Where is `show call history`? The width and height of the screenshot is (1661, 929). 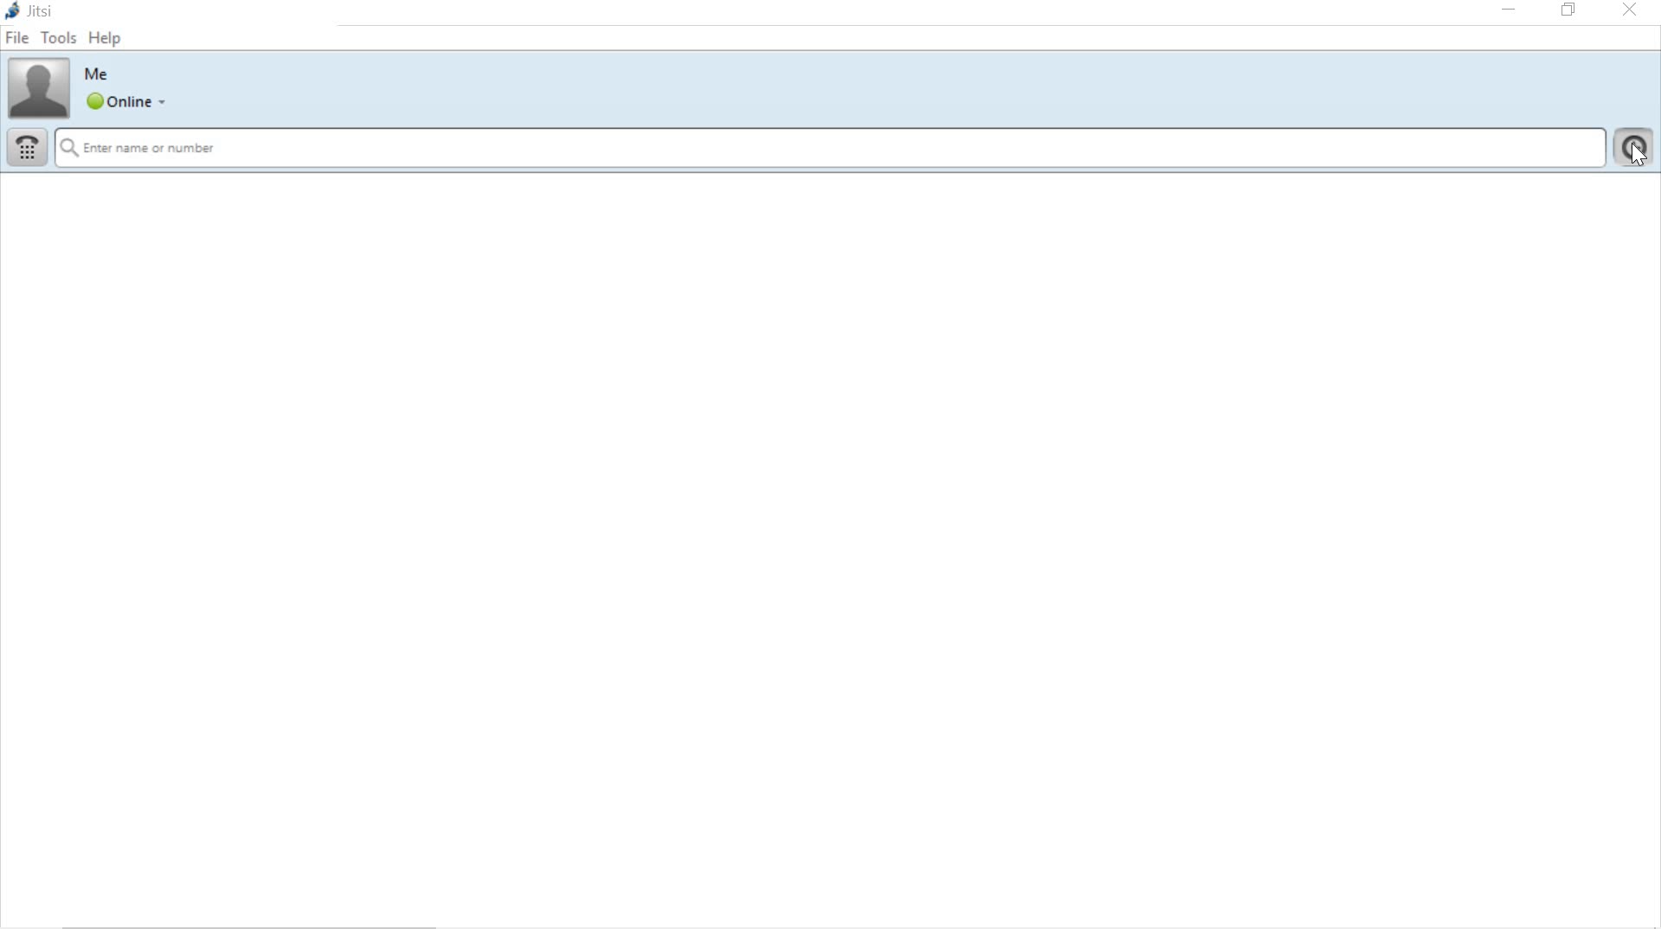
show call history is located at coordinates (1636, 146).